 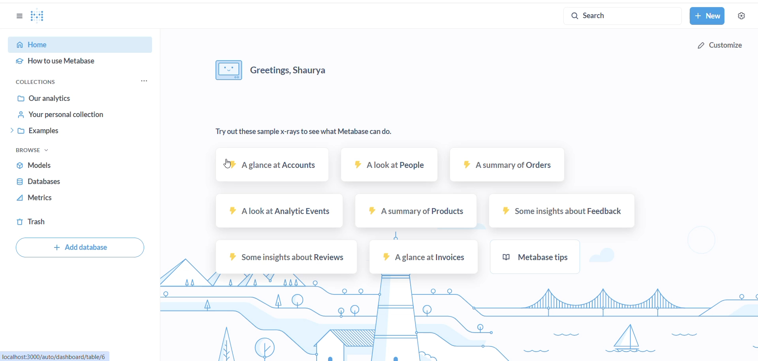 I want to click on A glance at invoices sample, so click(x=427, y=257).